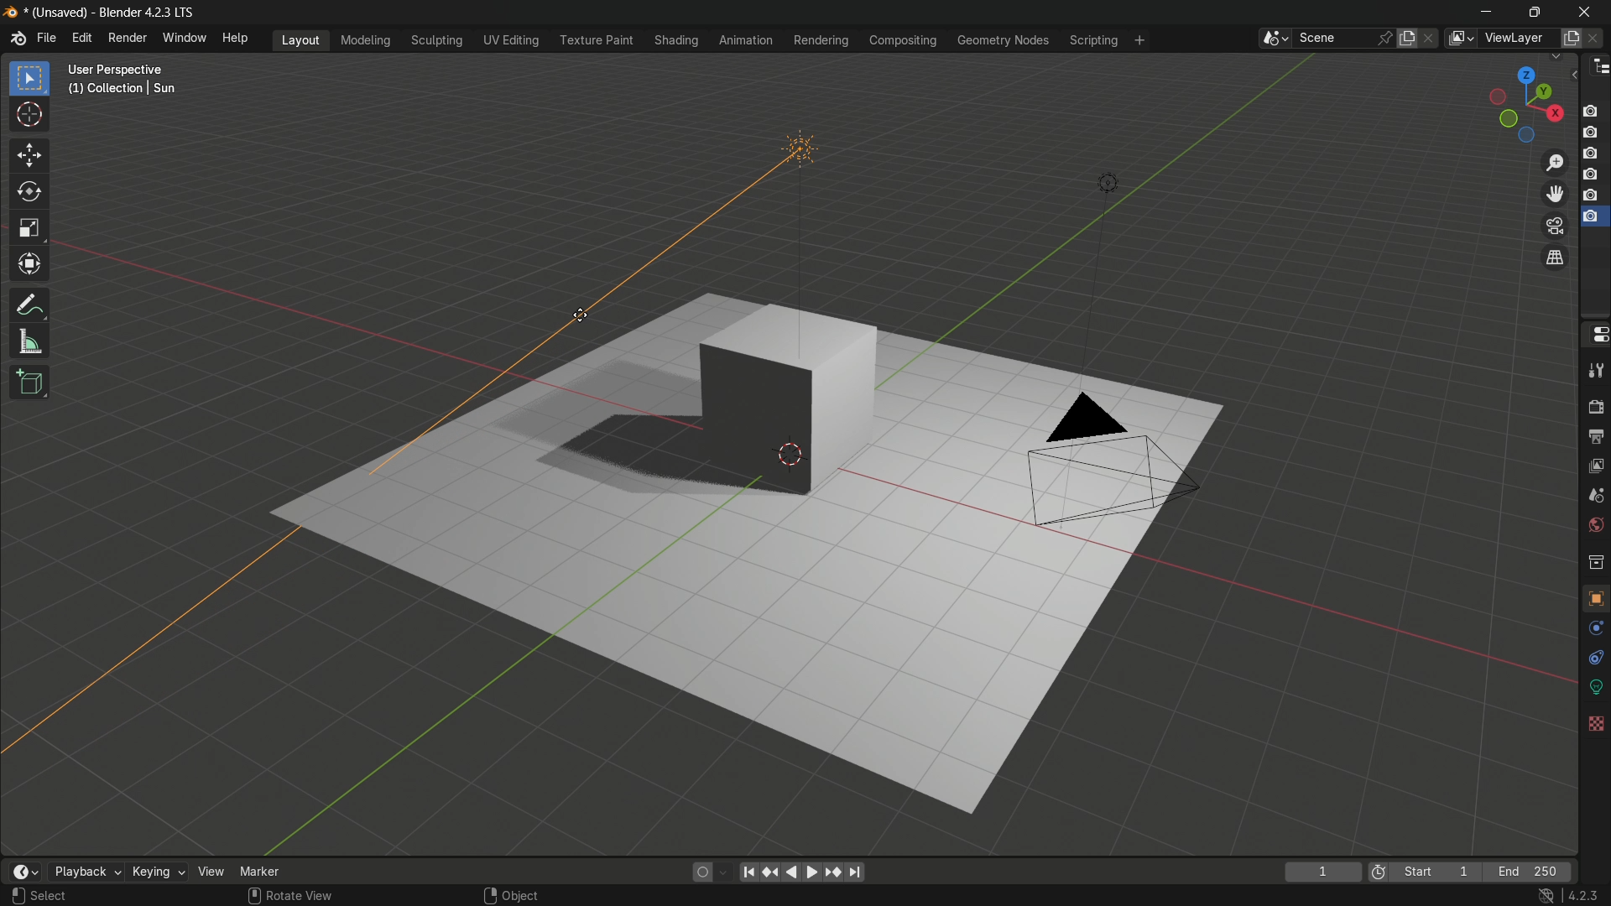 The width and height of the screenshot is (1611, 906). Describe the element at coordinates (1462, 39) in the screenshot. I see `view layer` at that location.